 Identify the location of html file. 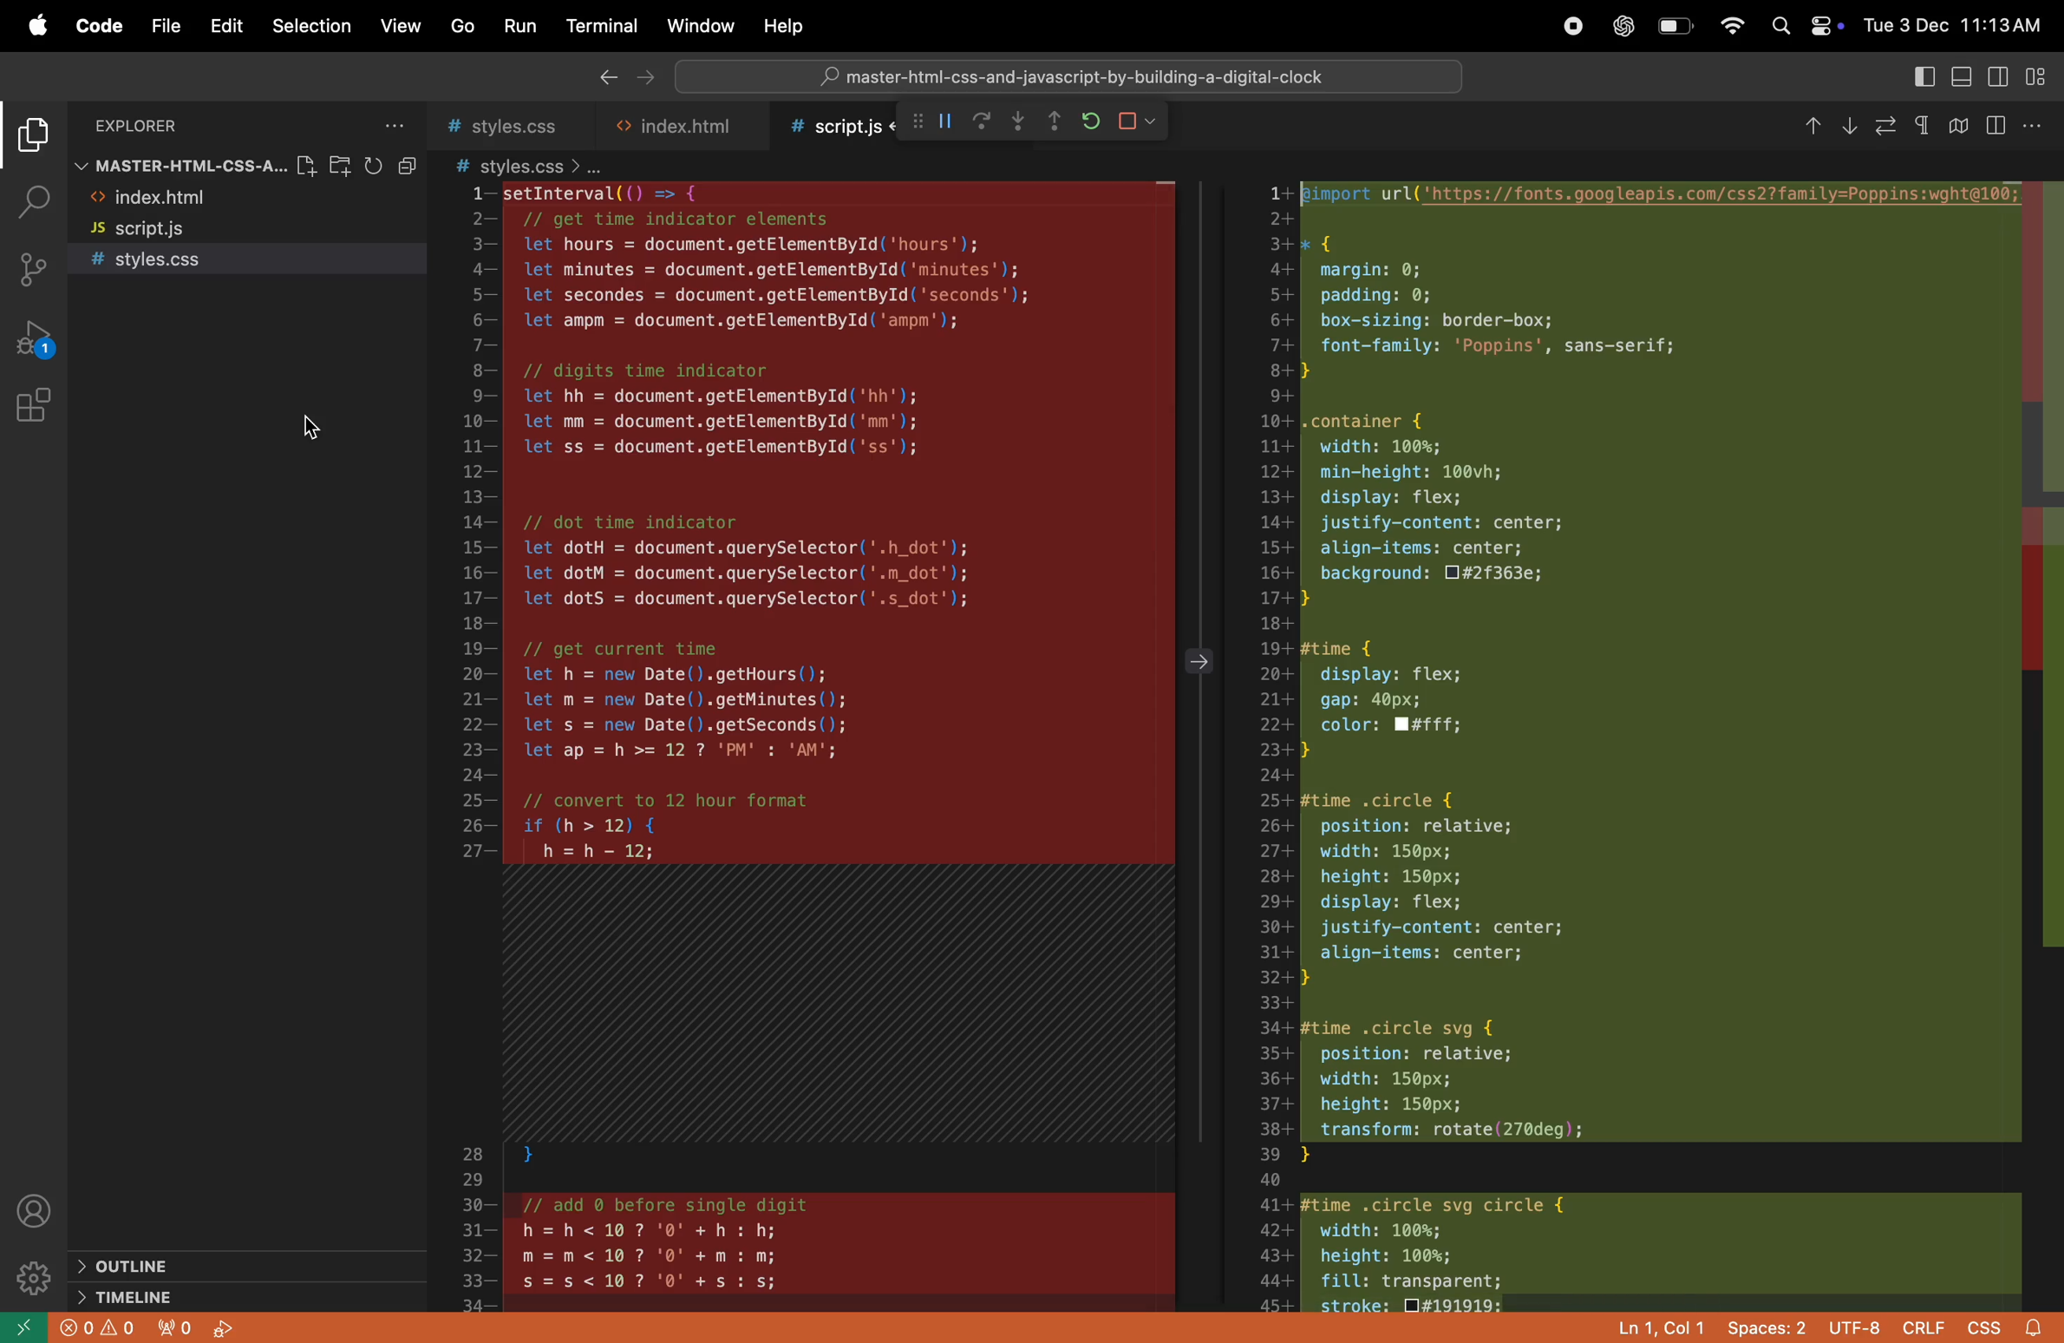
(675, 128).